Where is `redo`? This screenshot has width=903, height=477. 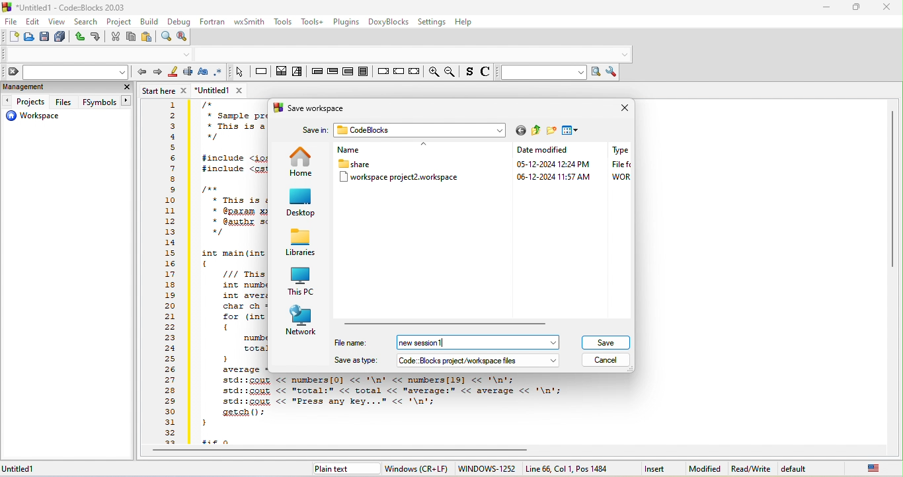 redo is located at coordinates (97, 38).